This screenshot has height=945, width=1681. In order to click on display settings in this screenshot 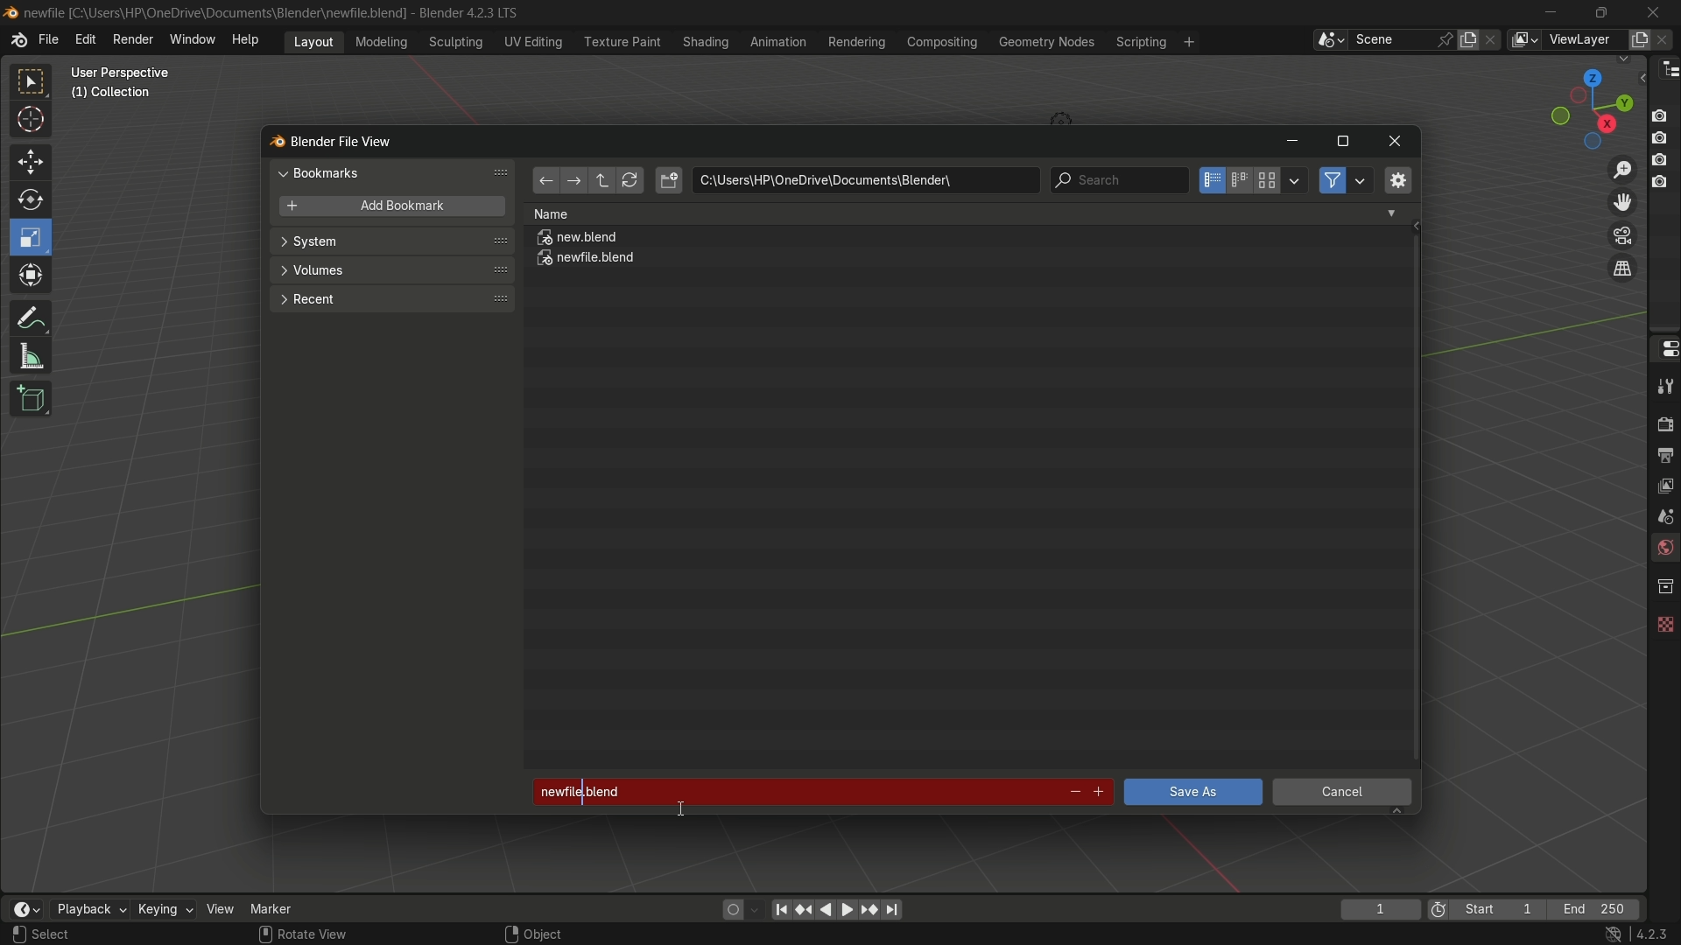, I will do `click(1295, 178)`.